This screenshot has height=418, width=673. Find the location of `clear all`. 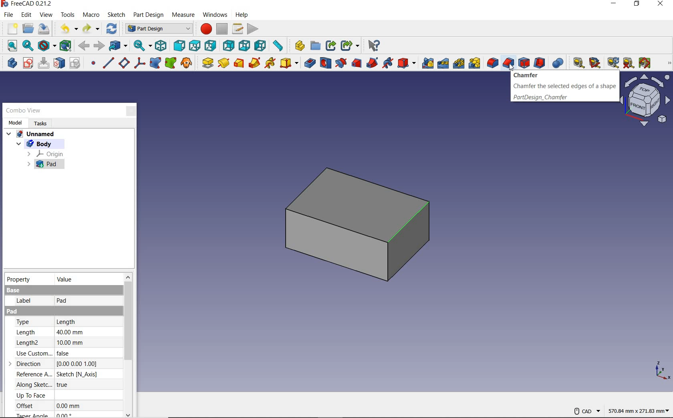

clear all is located at coordinates (629, 63).